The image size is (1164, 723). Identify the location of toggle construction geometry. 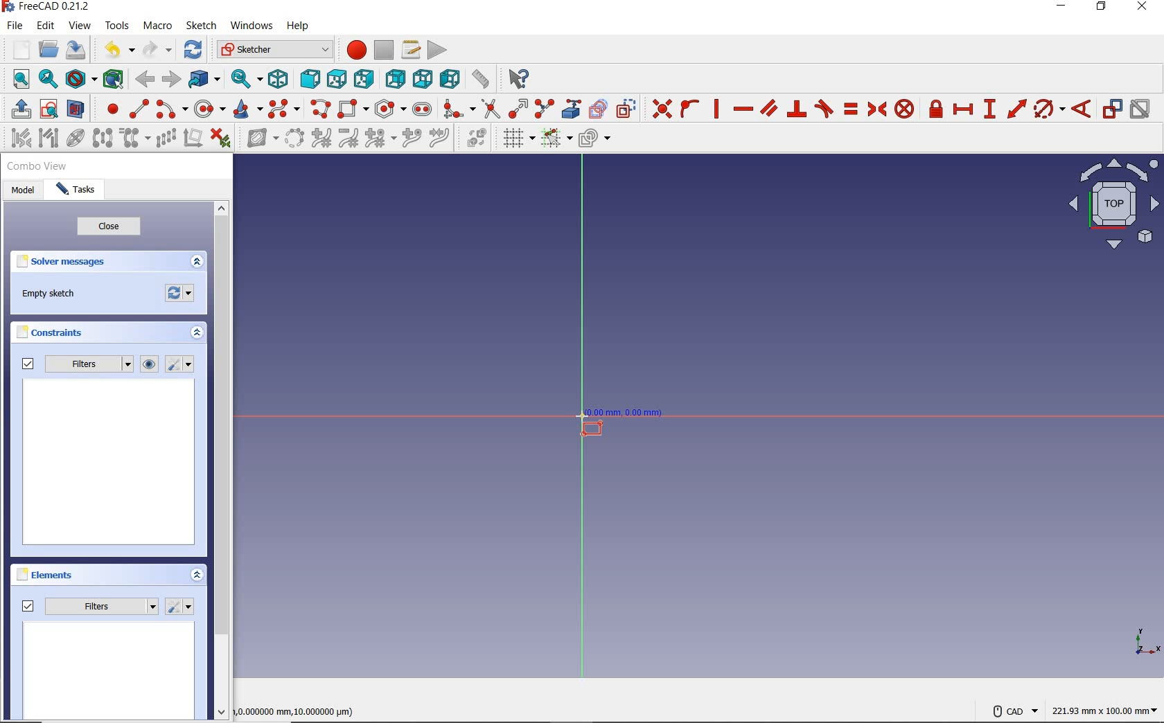
(627, 109).